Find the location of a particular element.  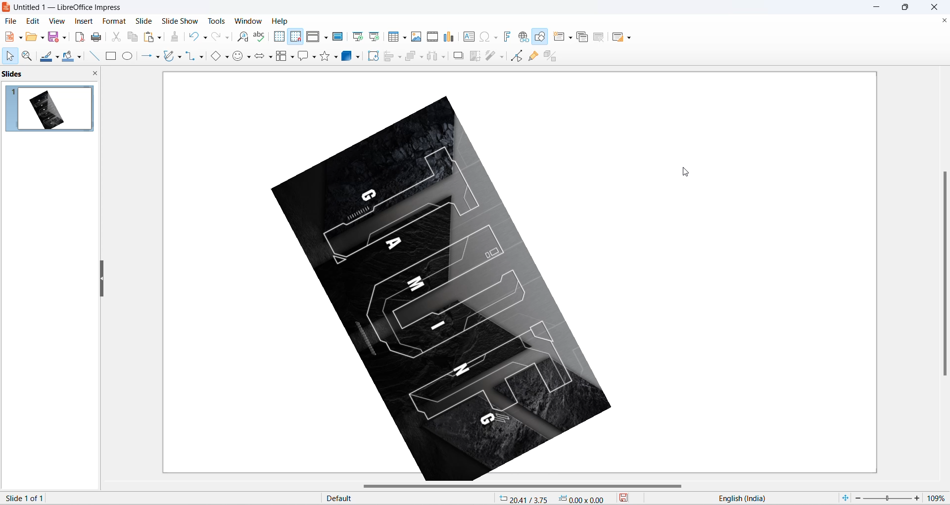

edit is located at coordinates (34, 21).